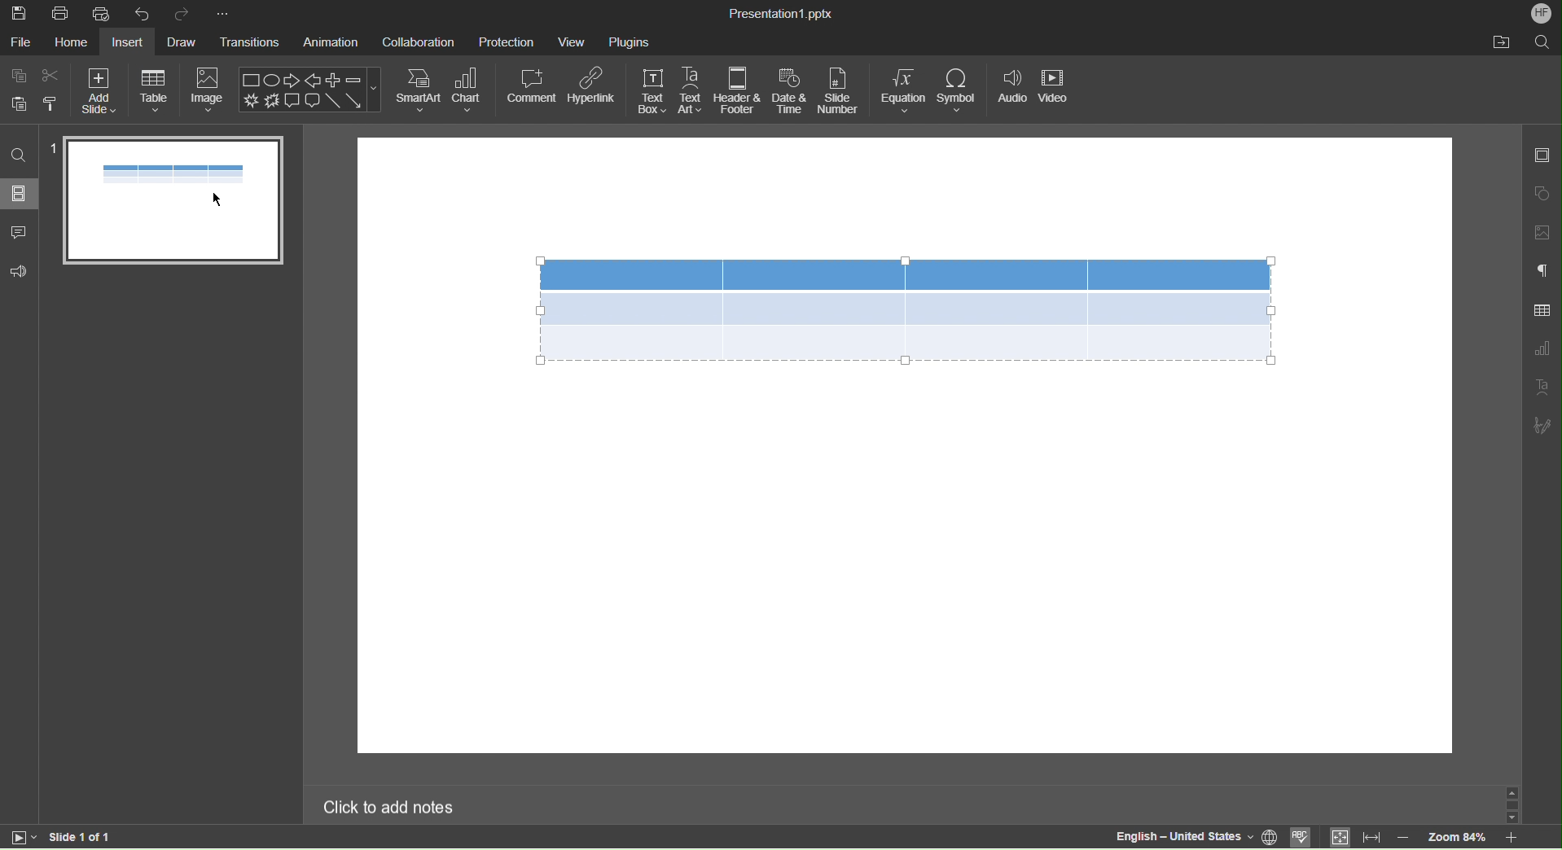  Describe the element at coordinates (20, 75) in the screenshot. I see `Copy` at that location.